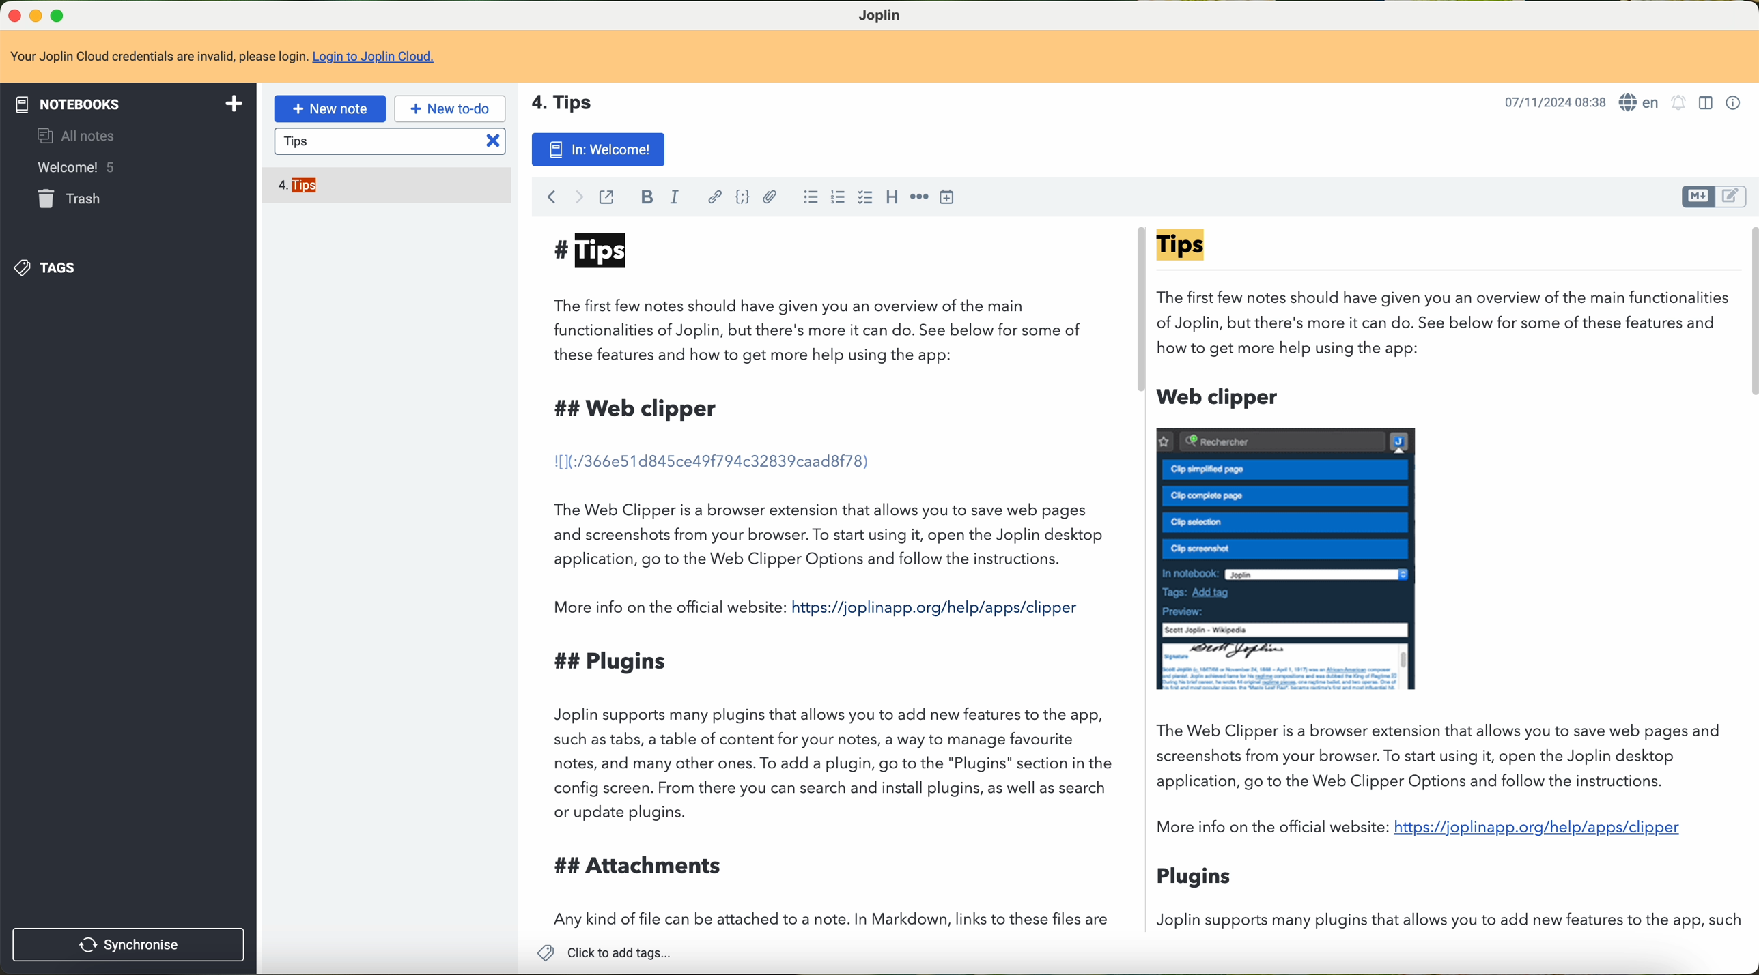 Image resolution: width=1759 pixels, height=975 pixels. What do you see at coordinates (1695, 197) in the screenshot?
I see `toggle editors` at bounding box center [1695, 197].